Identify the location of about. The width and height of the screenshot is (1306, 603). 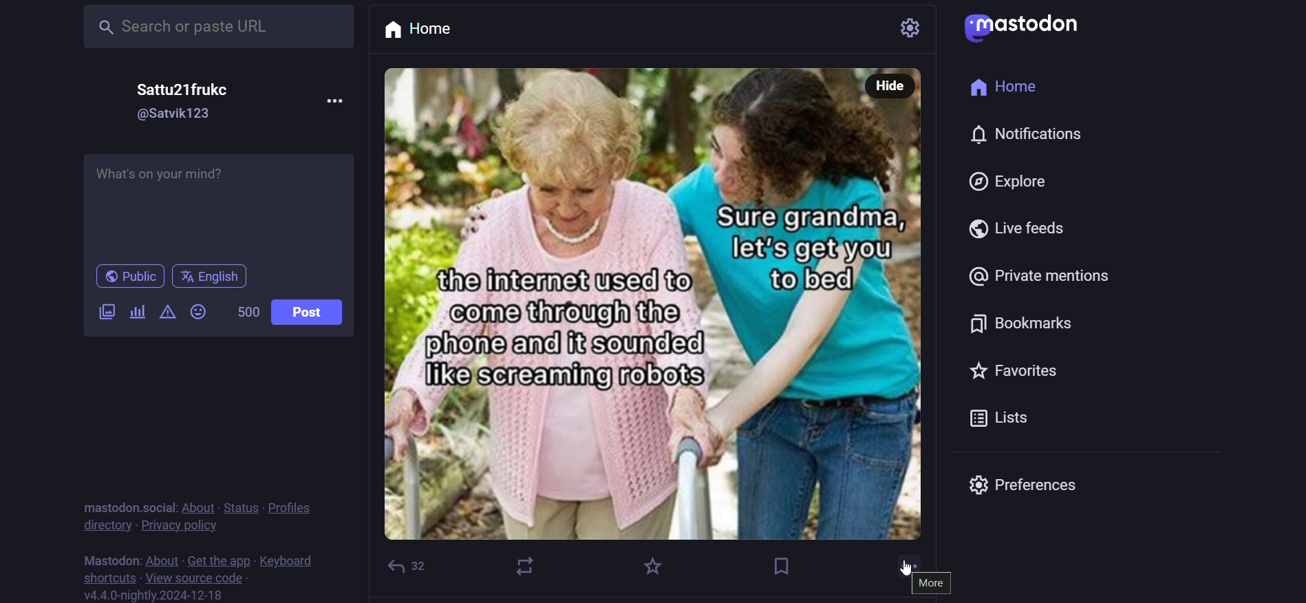
(199, 504).